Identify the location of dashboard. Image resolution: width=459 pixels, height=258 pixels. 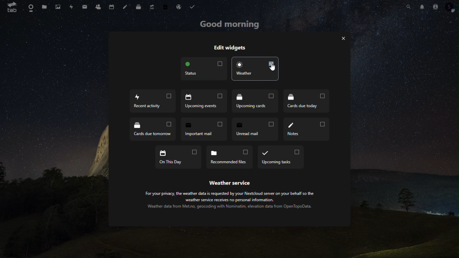
(29, 7).